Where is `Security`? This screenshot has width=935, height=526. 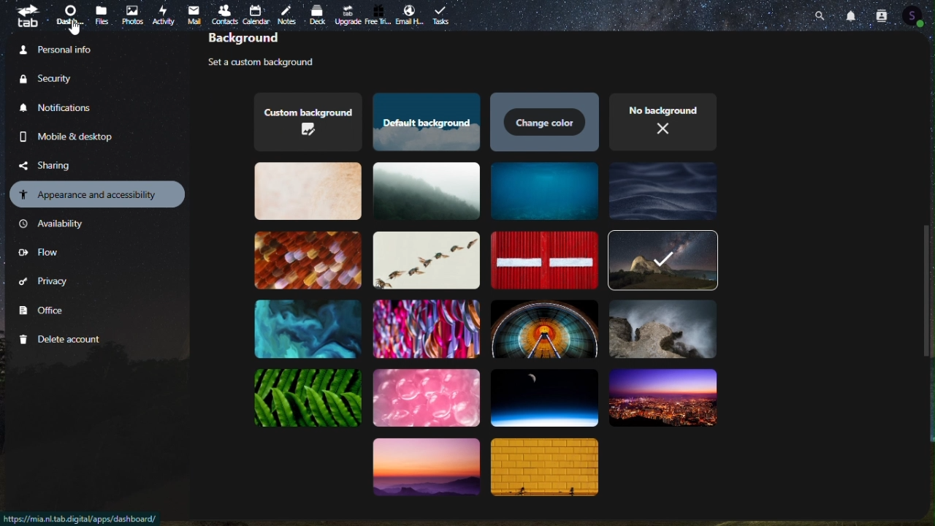 Security is located at coordinates (59, 78).